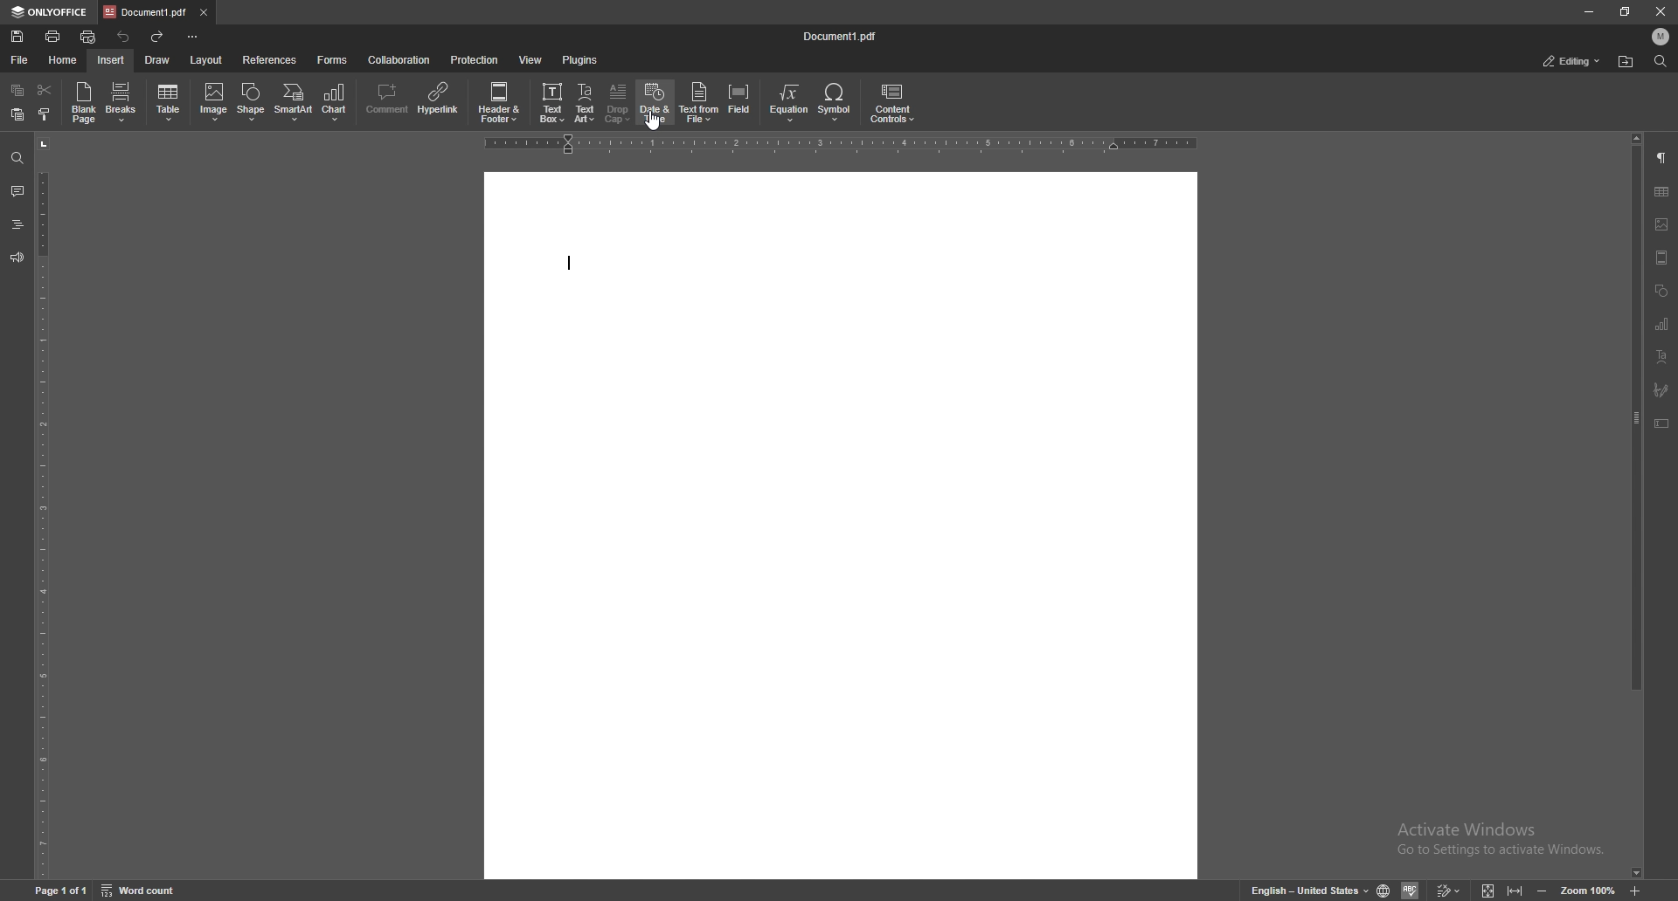  What do you see at coordinates (1543, 888) in the screenshot?
I see `zoom out` at bounding box center [1543, 888].